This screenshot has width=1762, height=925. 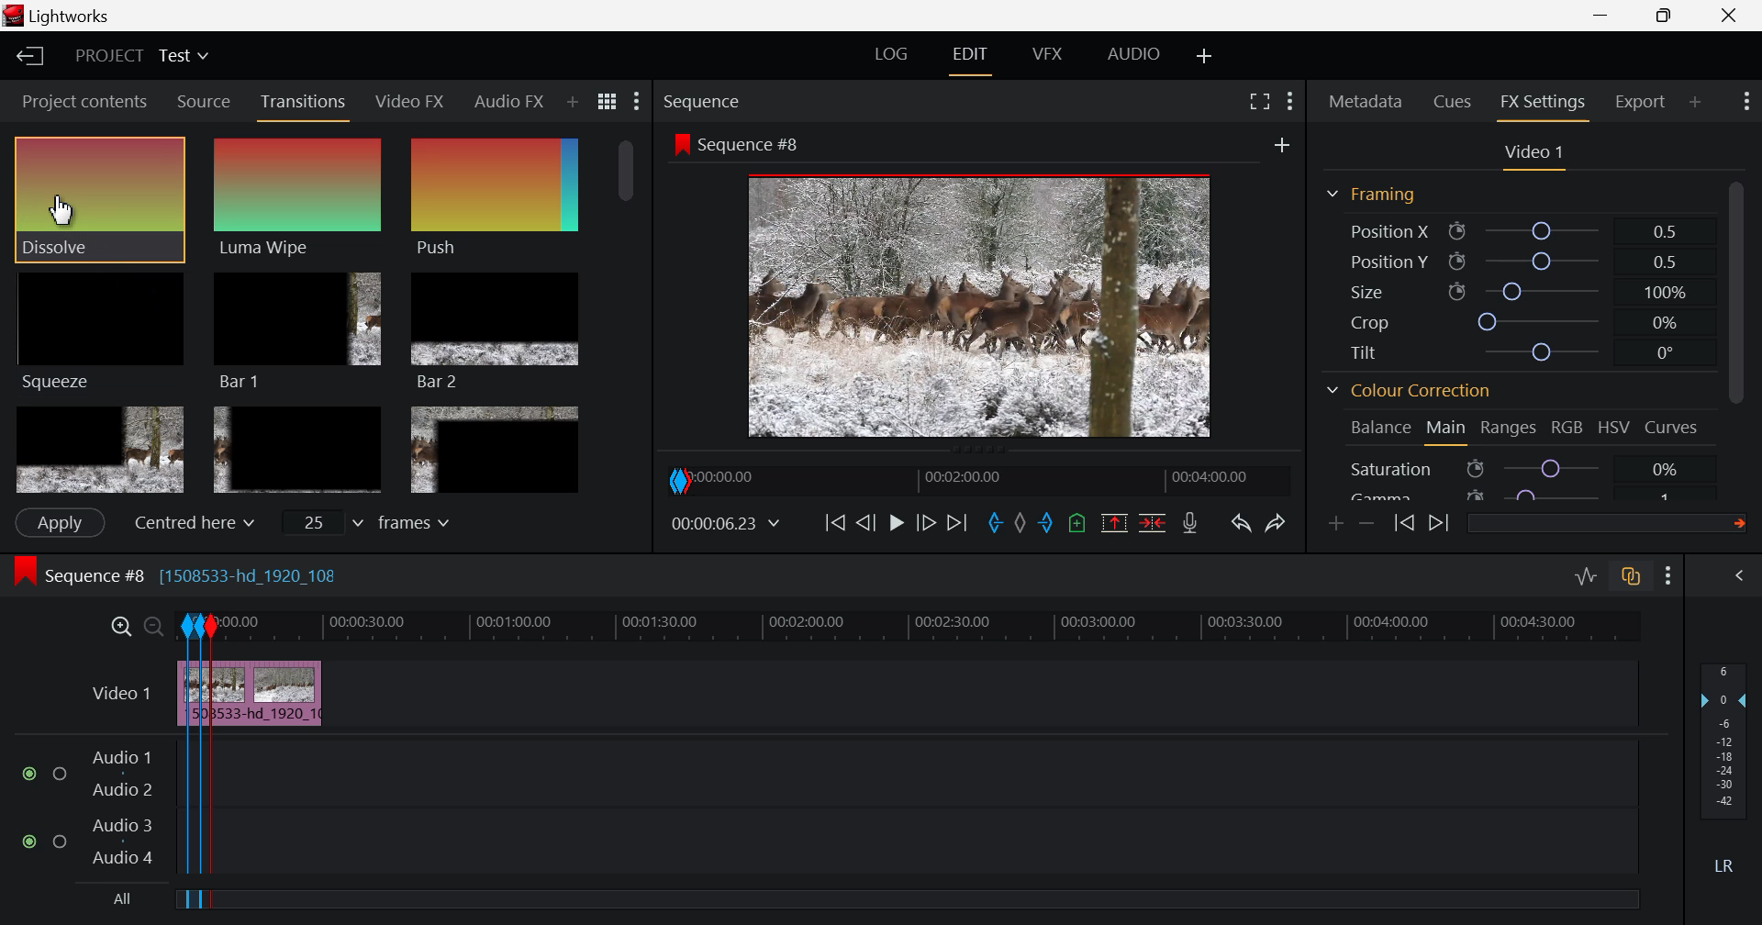 I want to click on Video Frame Time, so click(x=728, y=524).